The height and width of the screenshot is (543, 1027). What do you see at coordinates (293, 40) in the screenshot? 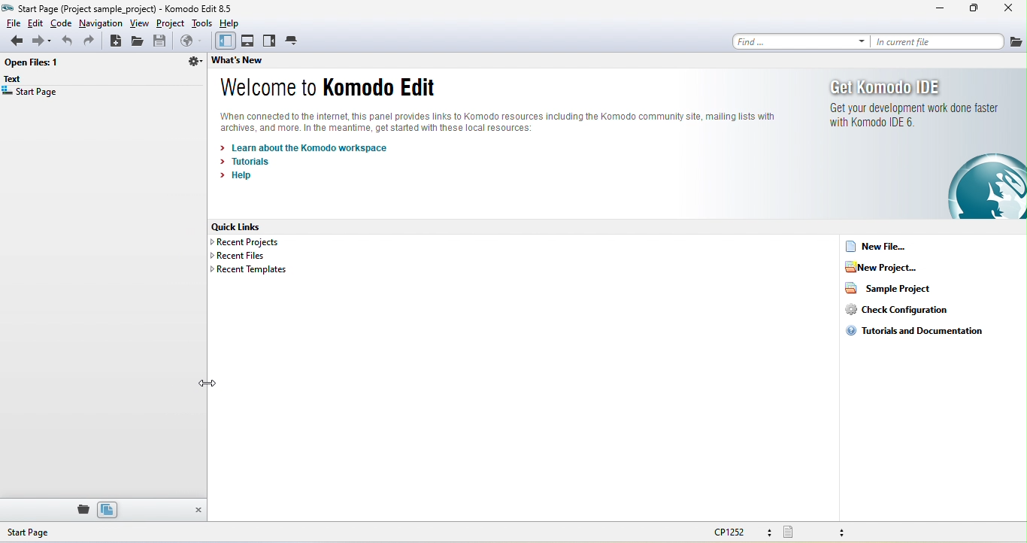
I see `tab` at bounding box center [293, 40].